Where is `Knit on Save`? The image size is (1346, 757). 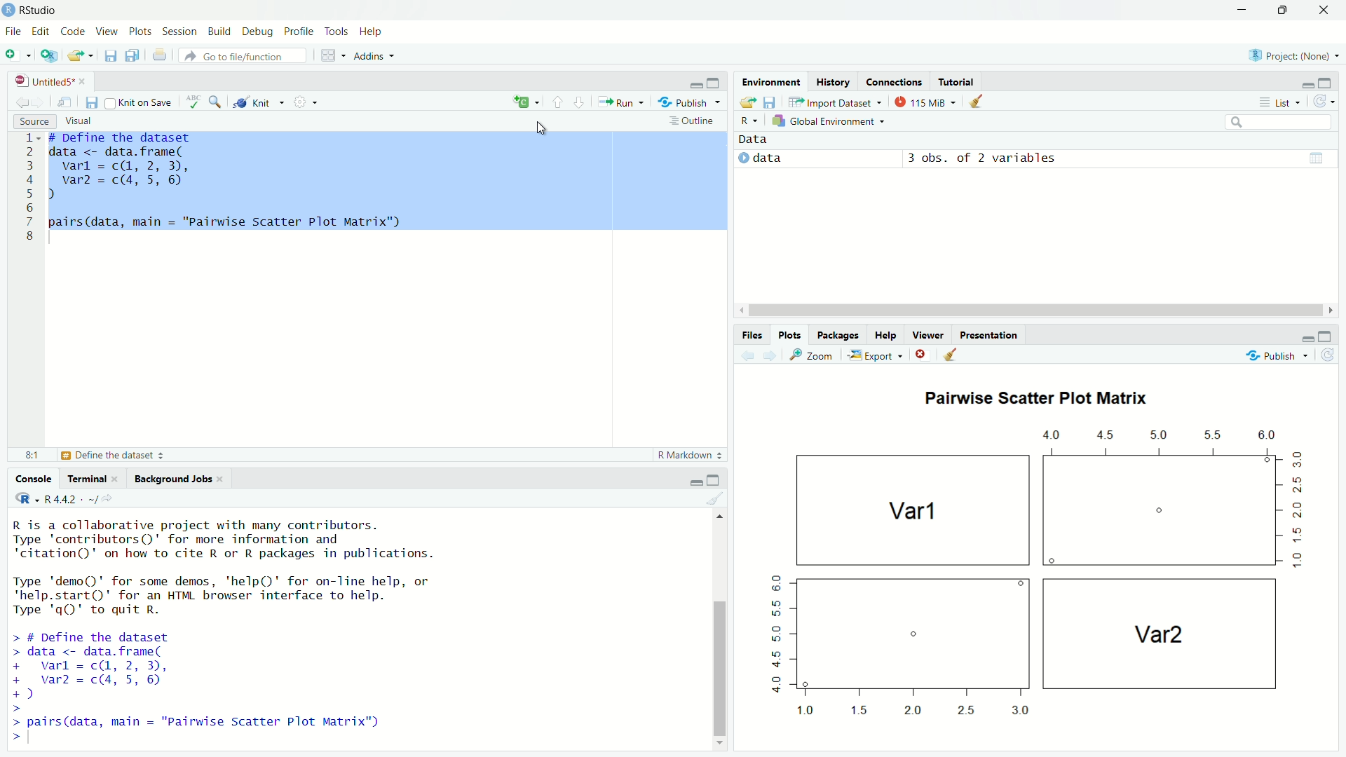 Knit on Save is located at coordinates (142, 102).